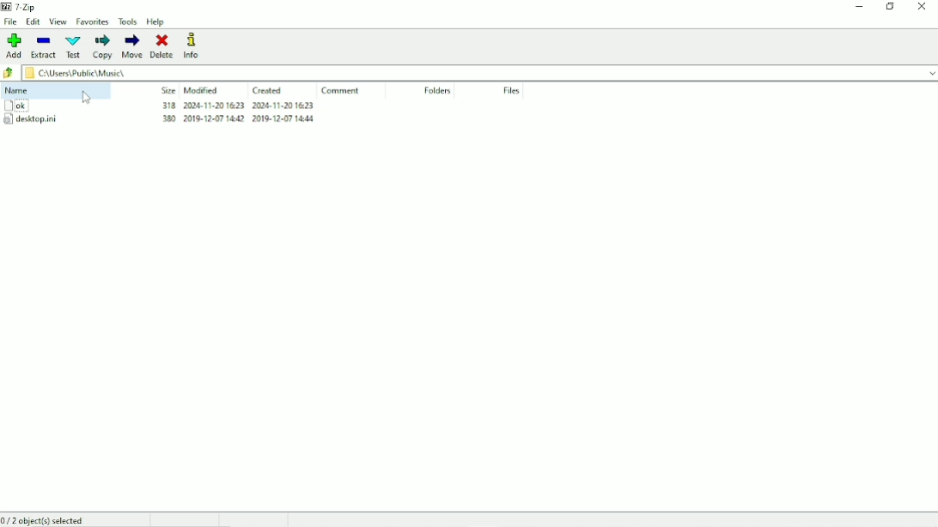 The height and width of the screenshot is (527, 938). What do you see at coordinates (439, 92) in the screenshot?
I see `Folders` at bounding box center [439, 92].